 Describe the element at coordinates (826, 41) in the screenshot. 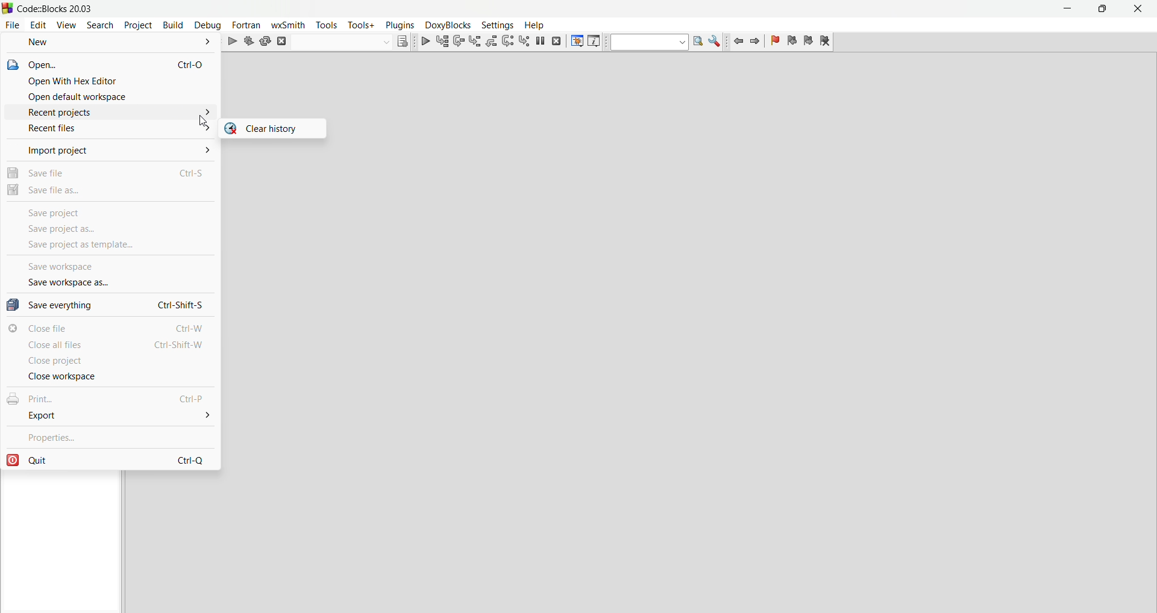

I see `clear bookmark` at that location.